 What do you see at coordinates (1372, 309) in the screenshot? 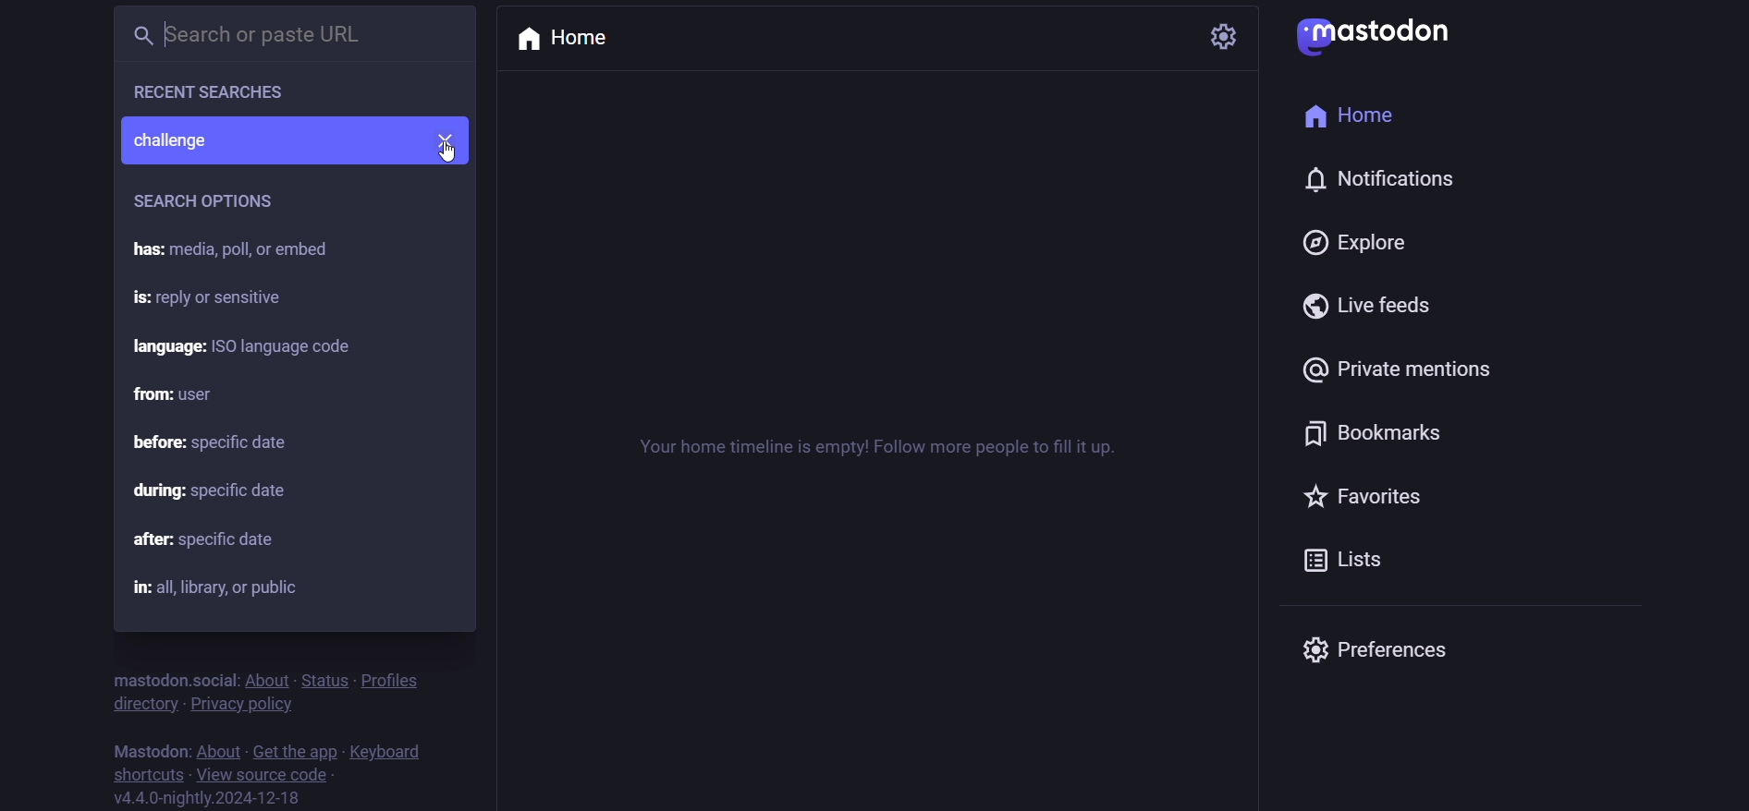
I see `live feed` at bounding box center [1372, 309].